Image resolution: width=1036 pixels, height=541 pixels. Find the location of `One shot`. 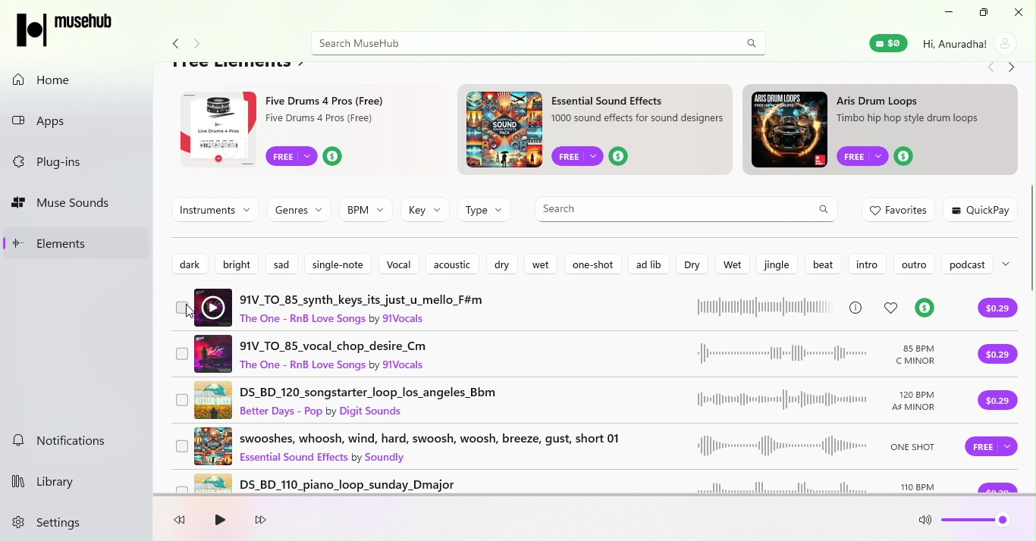

One shot is located at coordinates (592, 264).